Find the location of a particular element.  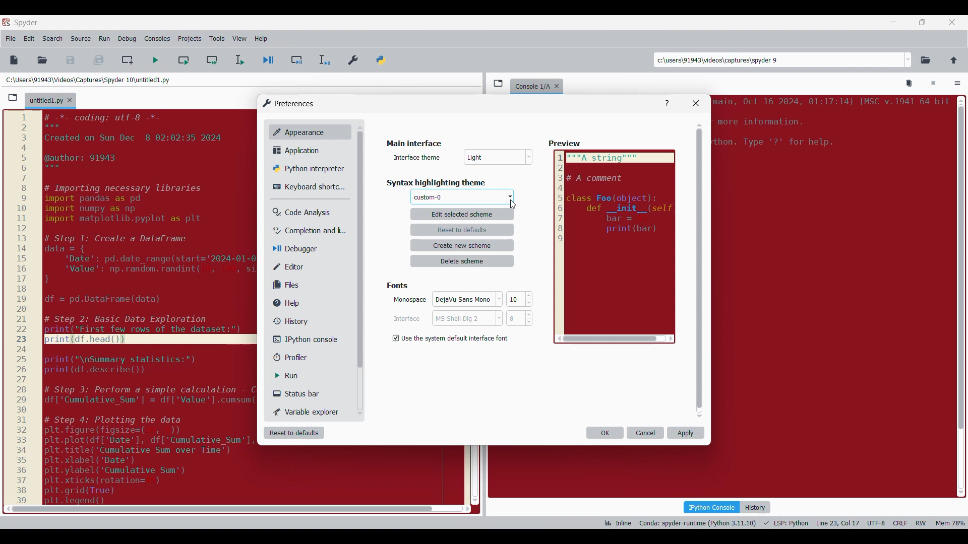

Debug file is located at coordinates (269, 60).